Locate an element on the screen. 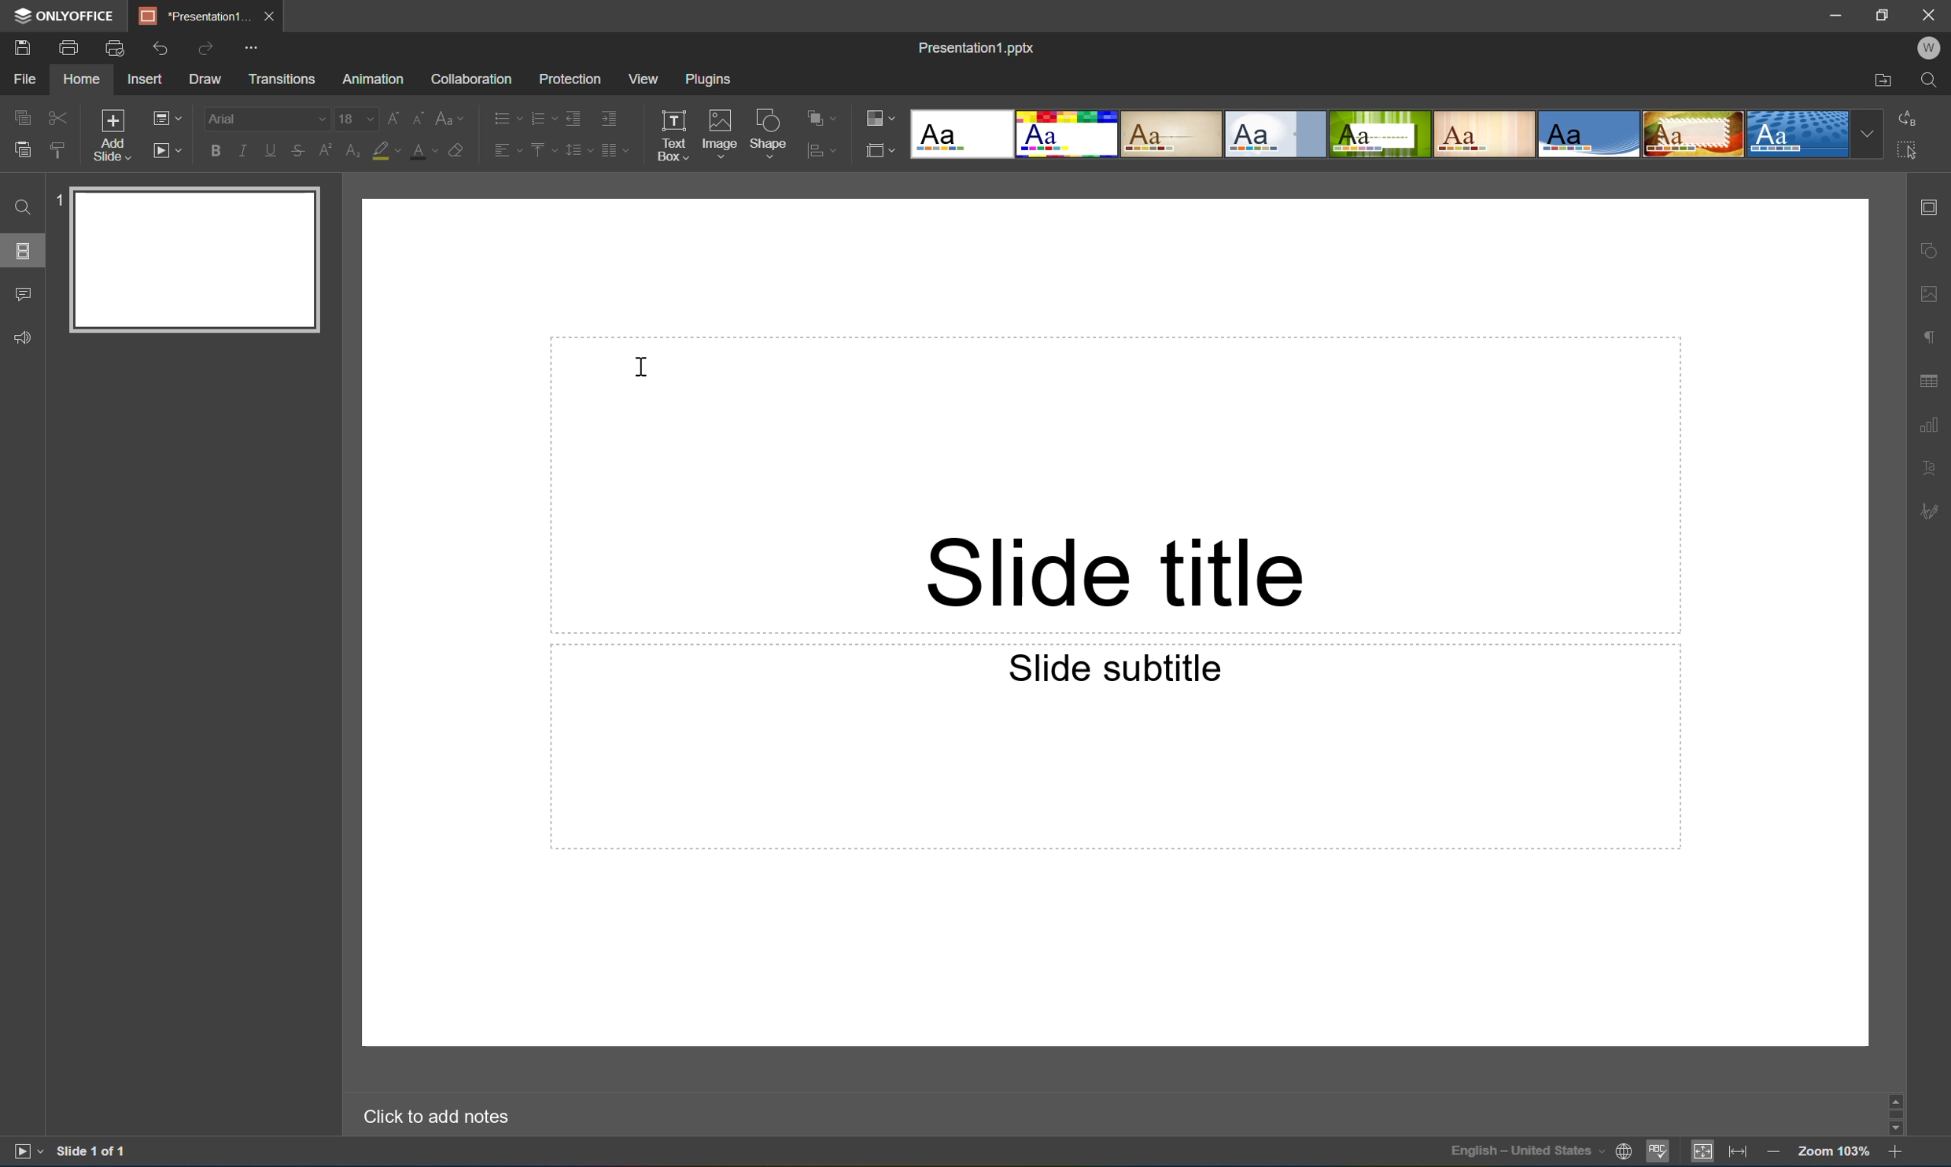  Paste is located at coordinates (22, 149).